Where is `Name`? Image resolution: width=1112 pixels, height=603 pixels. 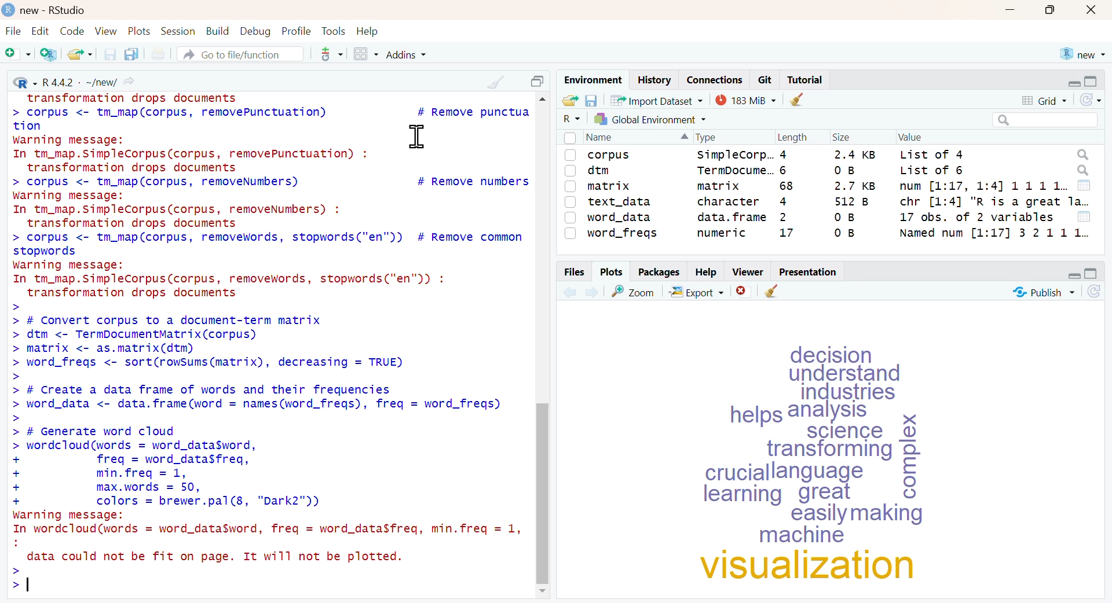
Name is located at coordinates (602, 137).